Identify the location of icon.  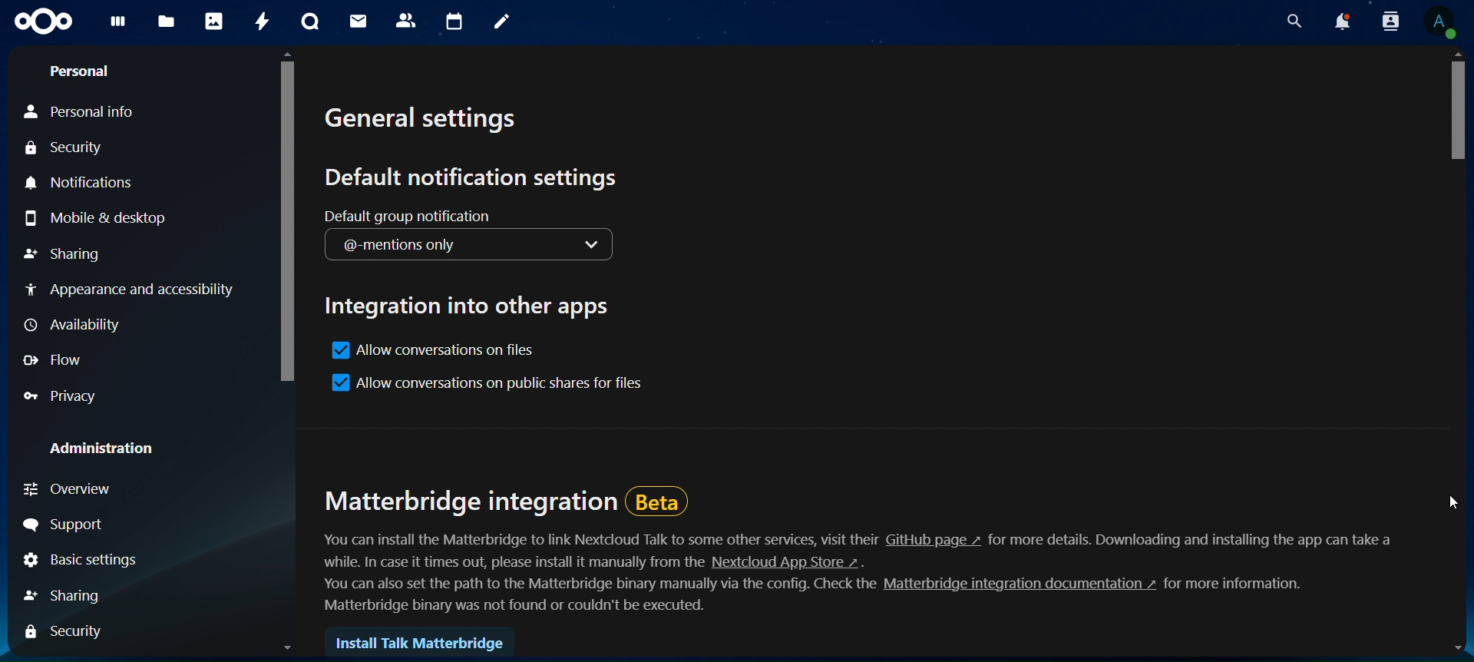
(42, 22).